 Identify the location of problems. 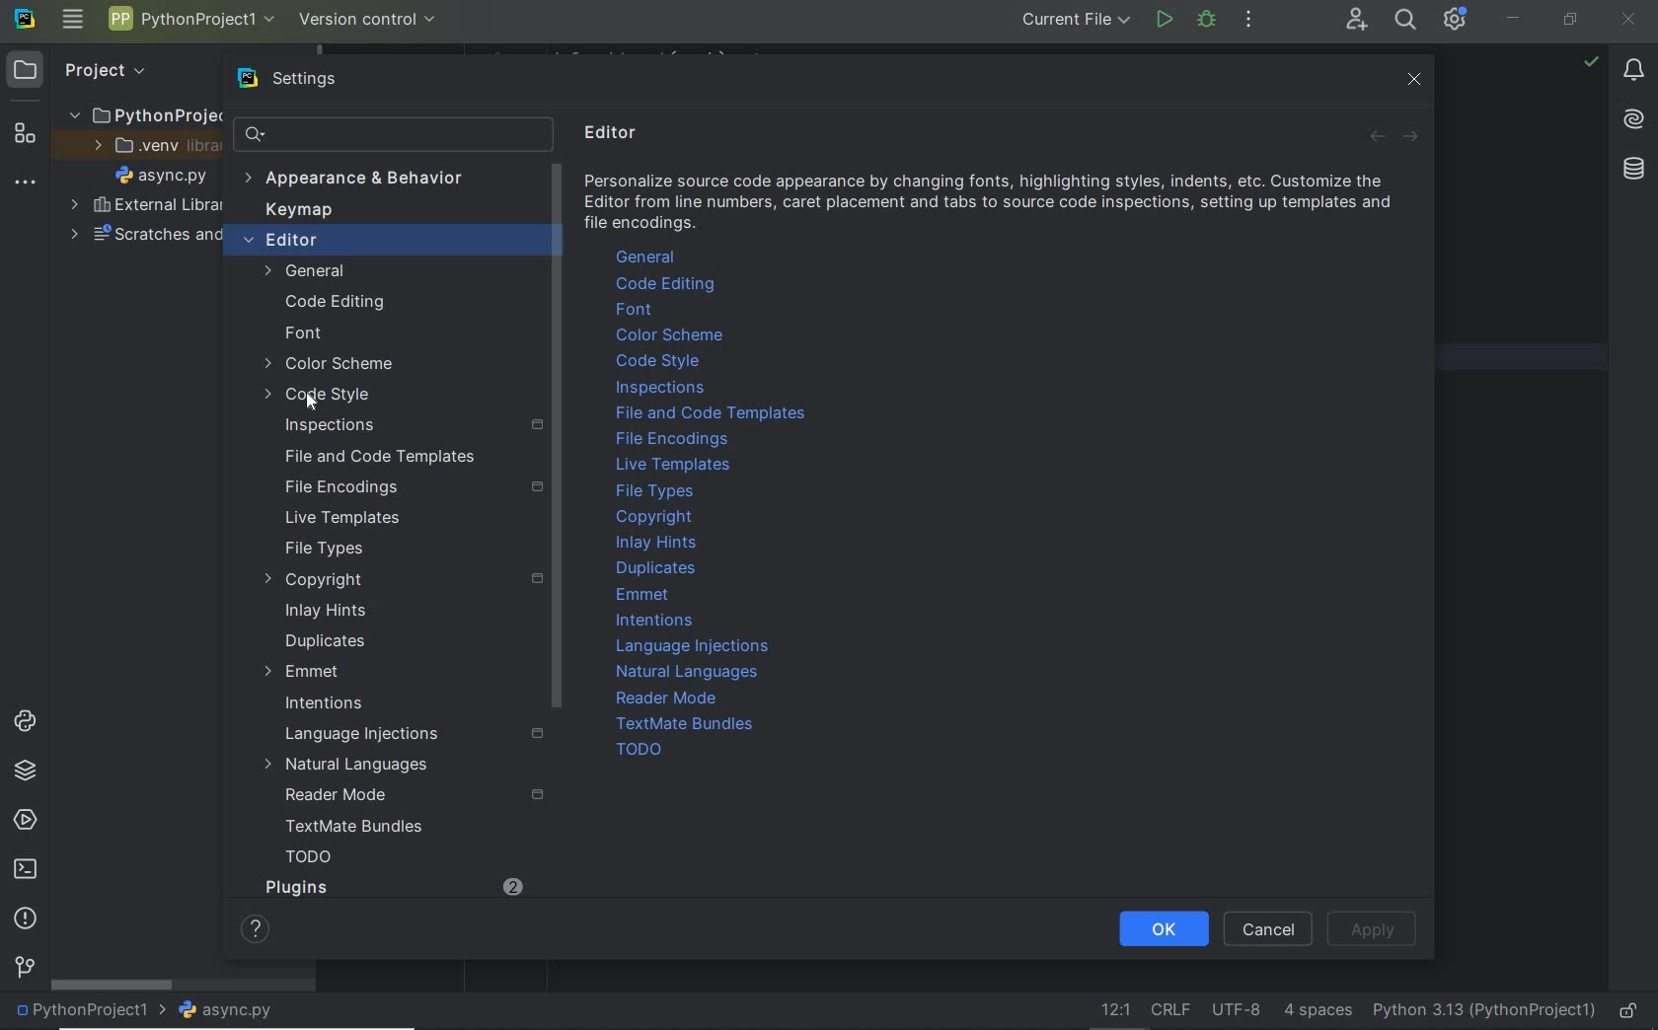
(25, 919).